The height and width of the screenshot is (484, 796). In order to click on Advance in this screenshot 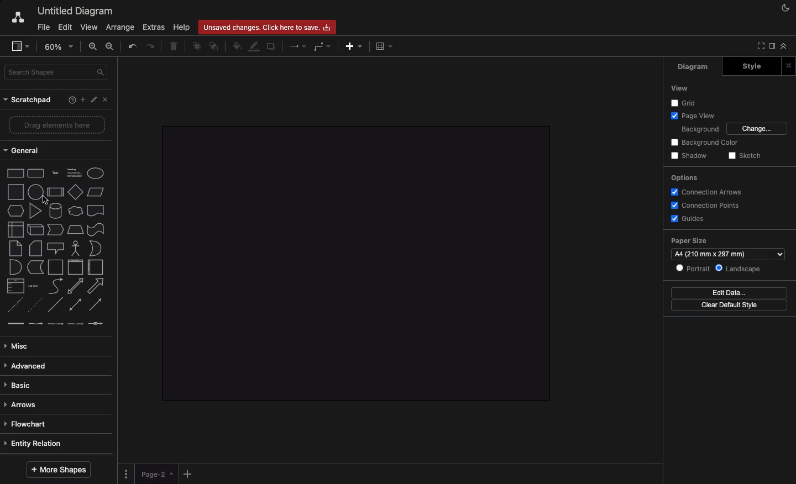, I will do `click(28, 366)`.